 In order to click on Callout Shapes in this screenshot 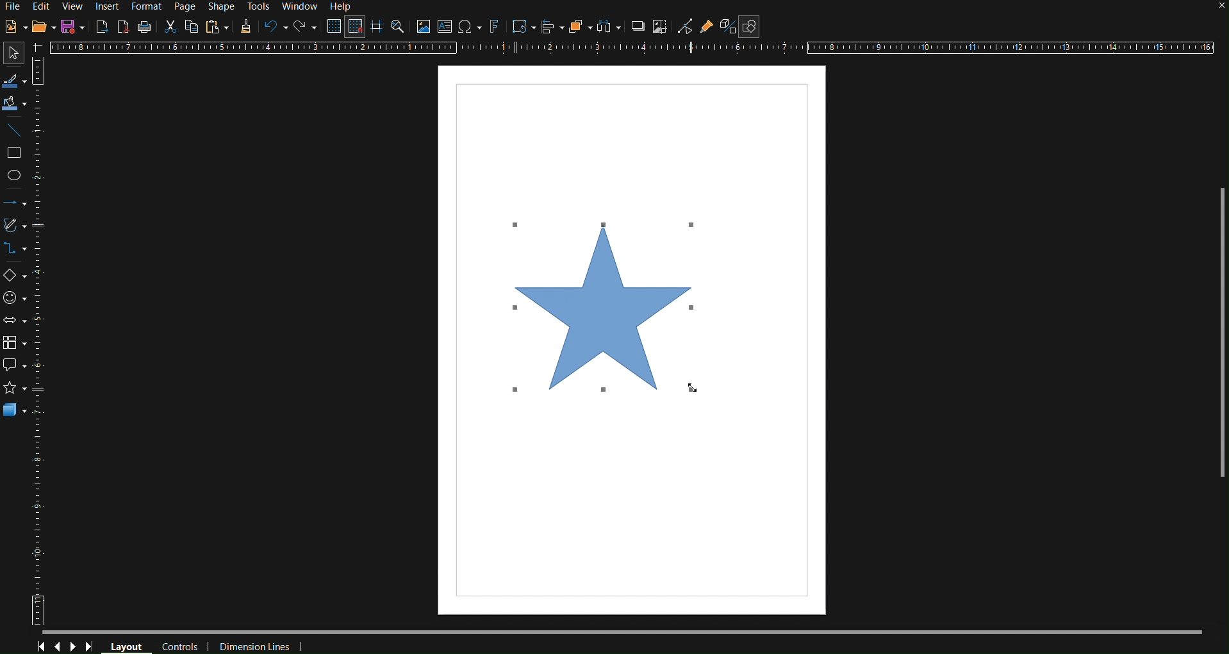, I will do `click(15, 366)`.